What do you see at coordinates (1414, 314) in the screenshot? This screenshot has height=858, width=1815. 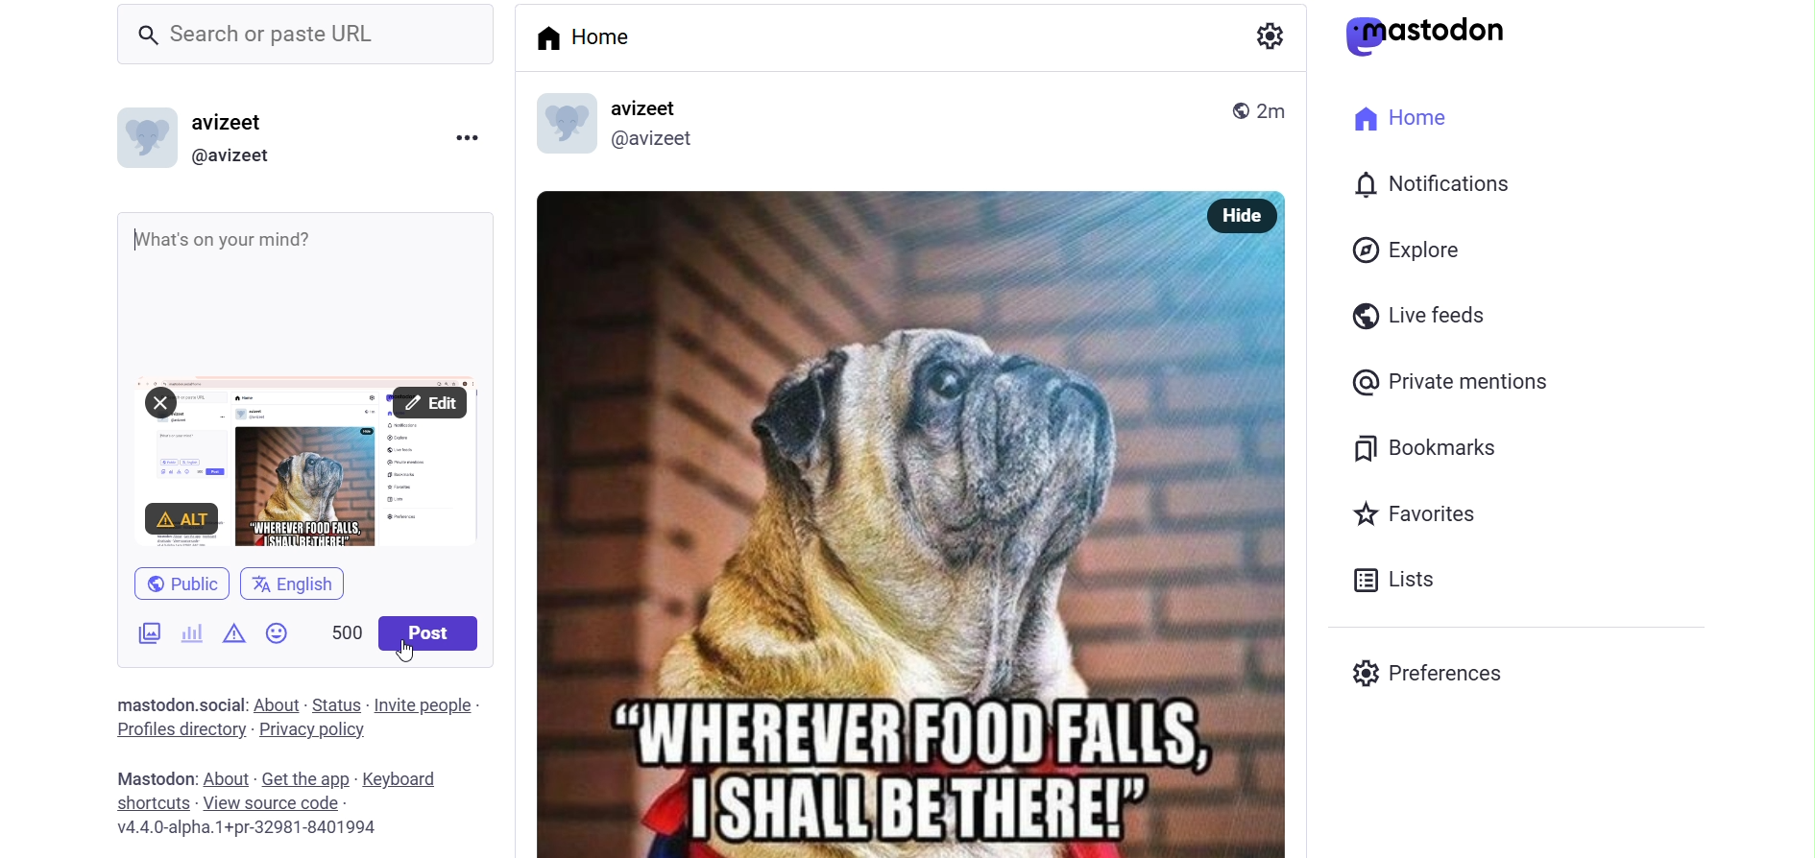 I see `live feed` at bounding box center [1414, 314].